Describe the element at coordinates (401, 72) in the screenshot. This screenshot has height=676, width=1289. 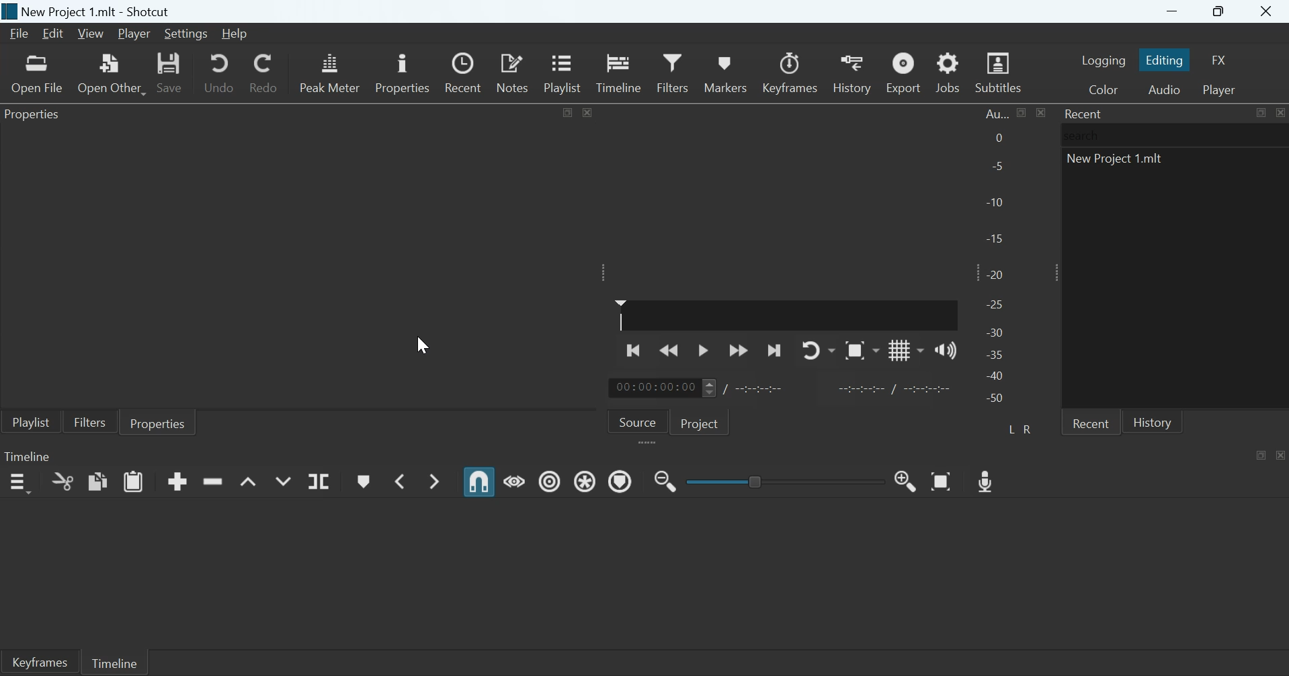
I see `Properties` at that location.